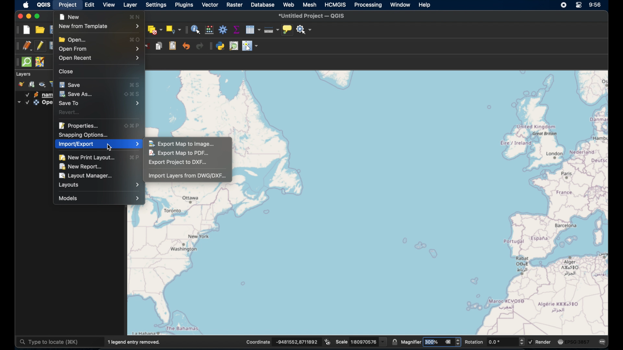  Describe the element at coordinates (310, 5) in the screenshot. I see `mesh` at that location.